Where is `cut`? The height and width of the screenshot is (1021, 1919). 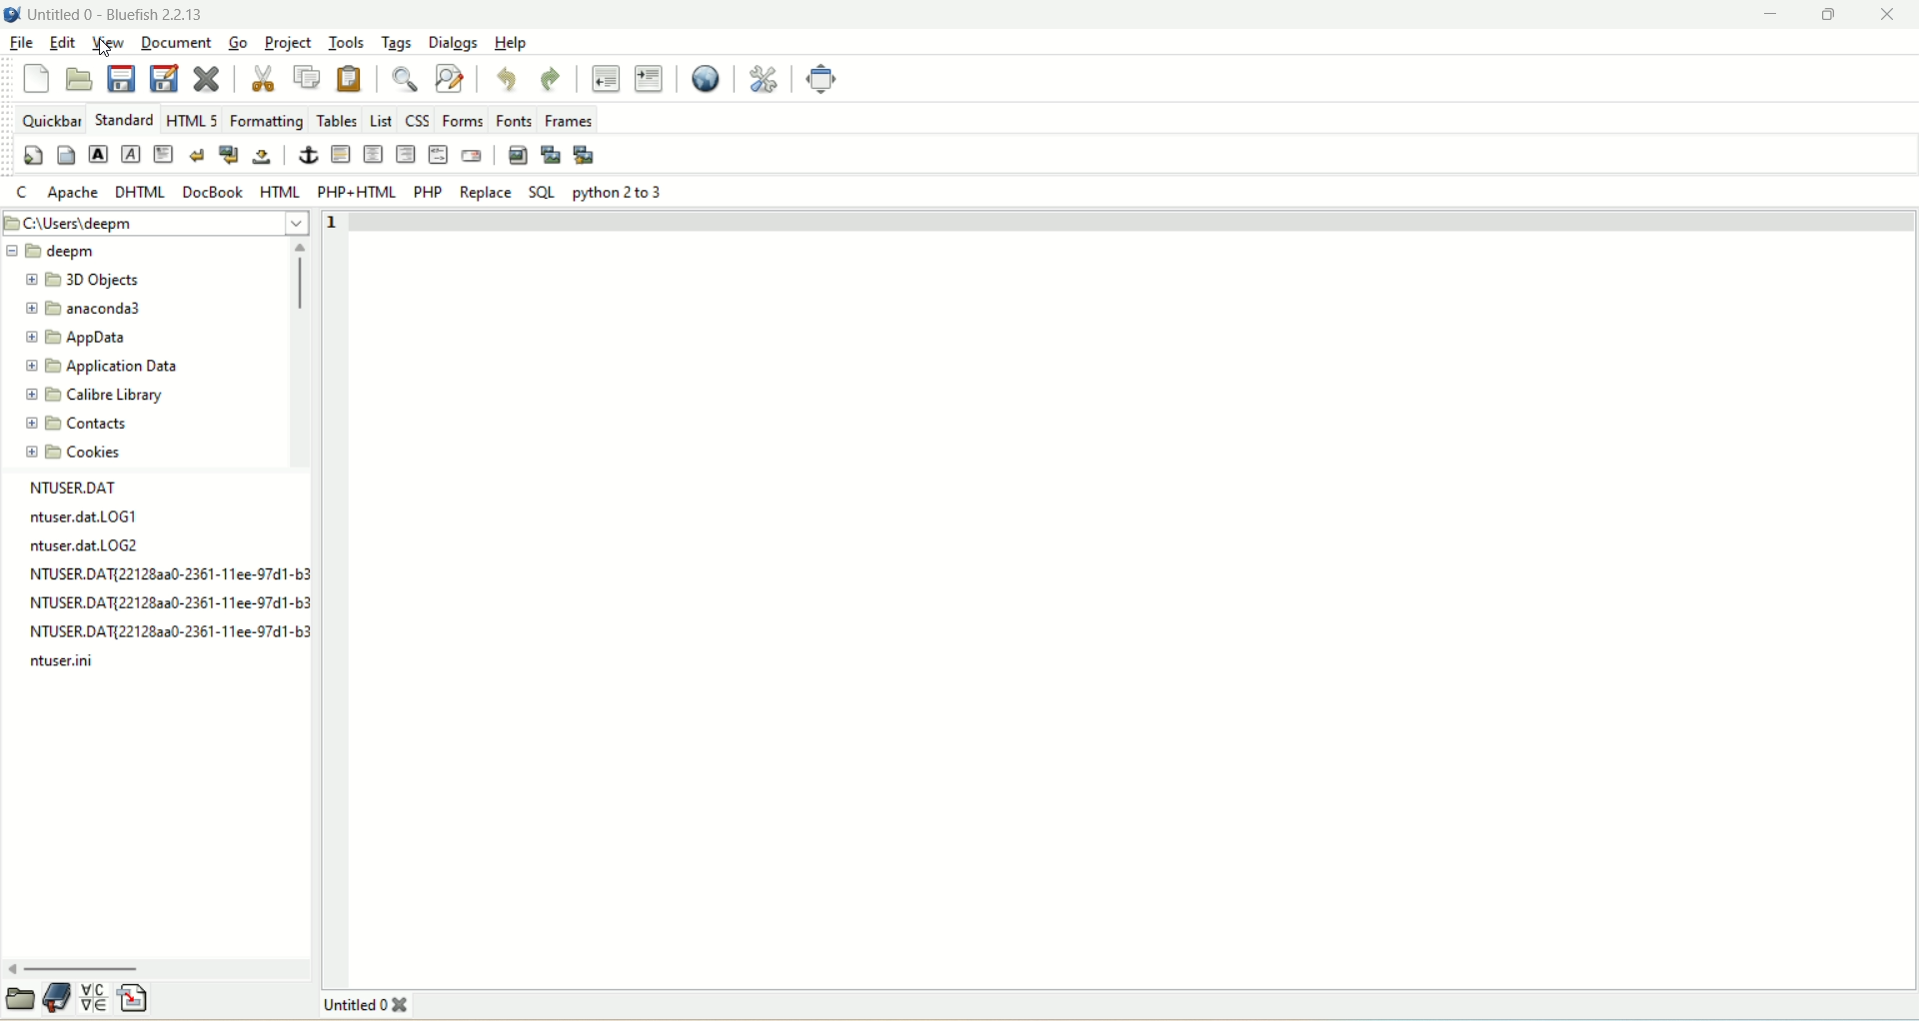 cut is located at coordinates (265, 80).